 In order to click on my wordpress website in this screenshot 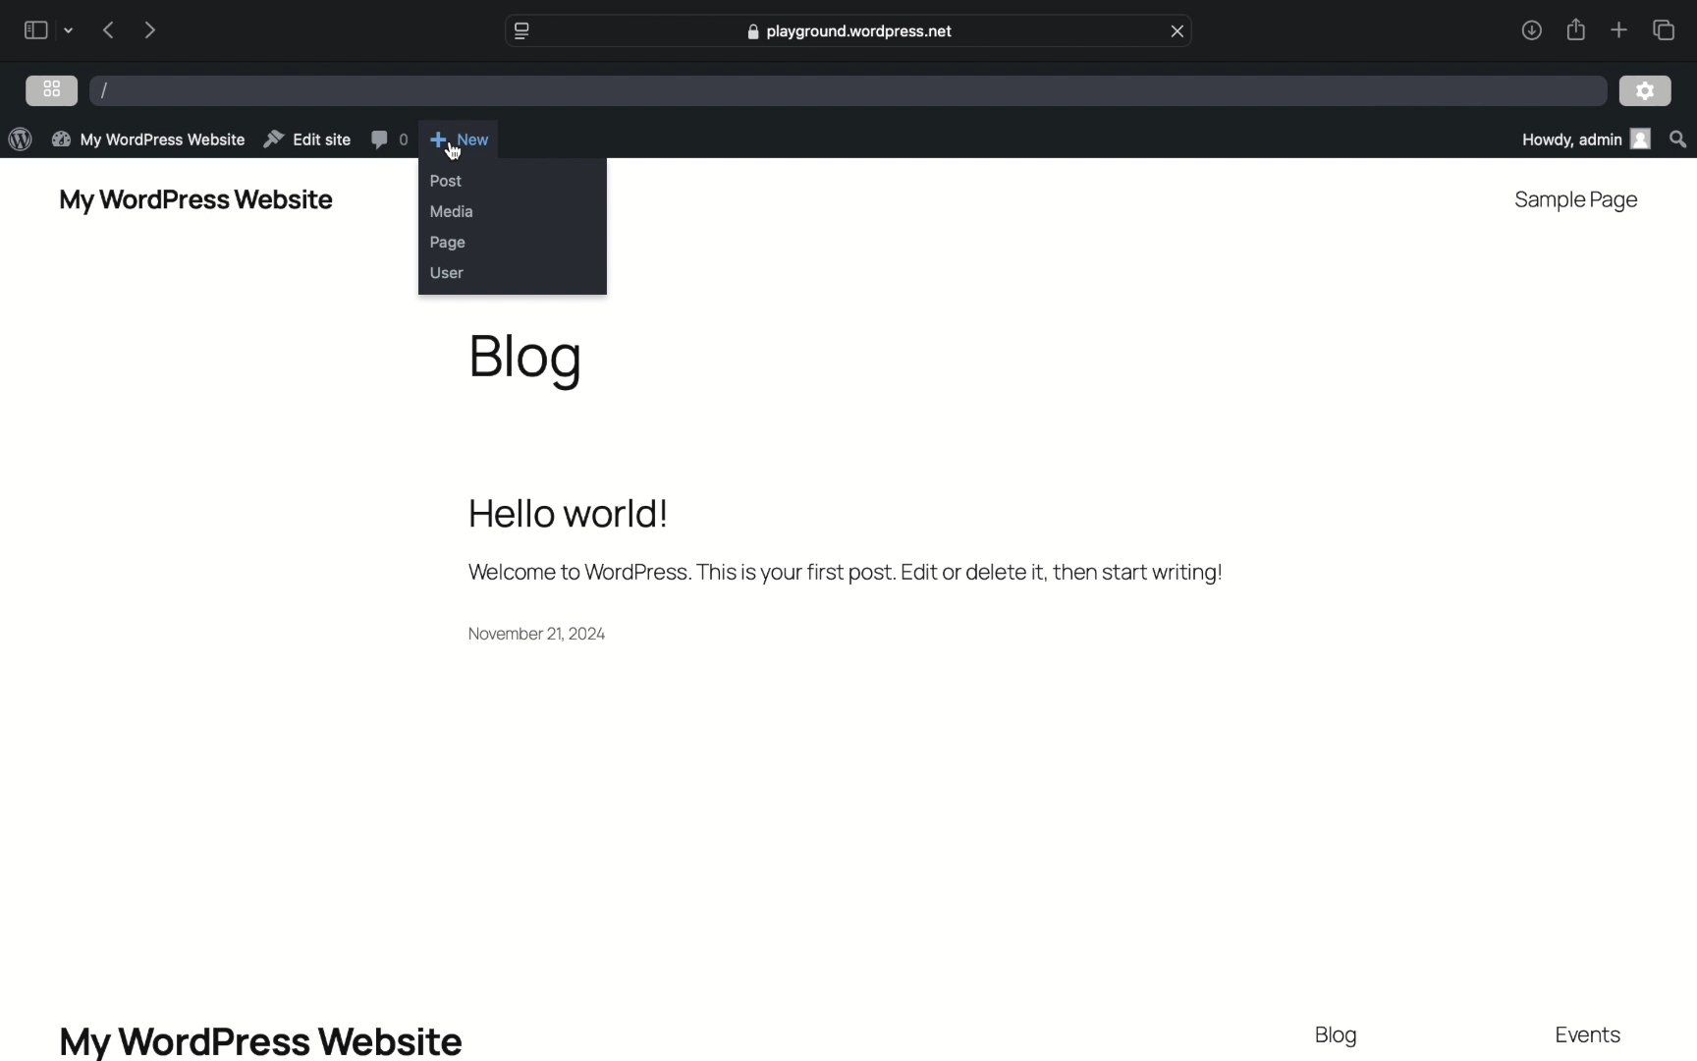, I will do `click(149, 140)`.